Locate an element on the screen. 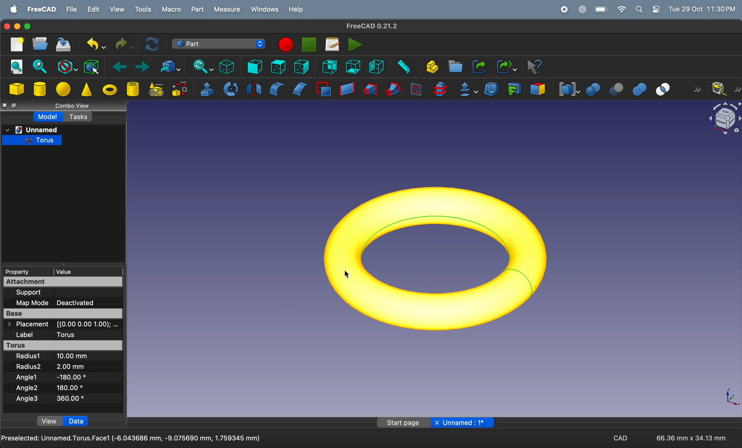 This screenshot has width=742, height=448. cube is located at coordinates (18, 89).